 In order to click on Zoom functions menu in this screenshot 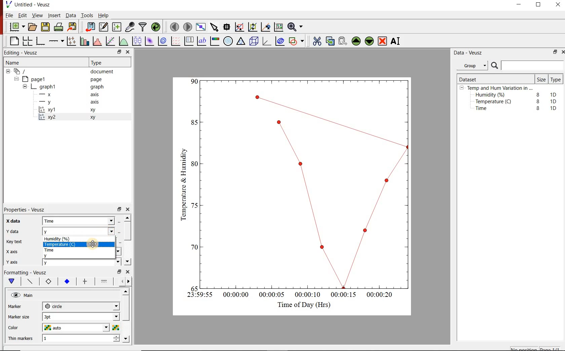, I will do `click(295, 27)`.